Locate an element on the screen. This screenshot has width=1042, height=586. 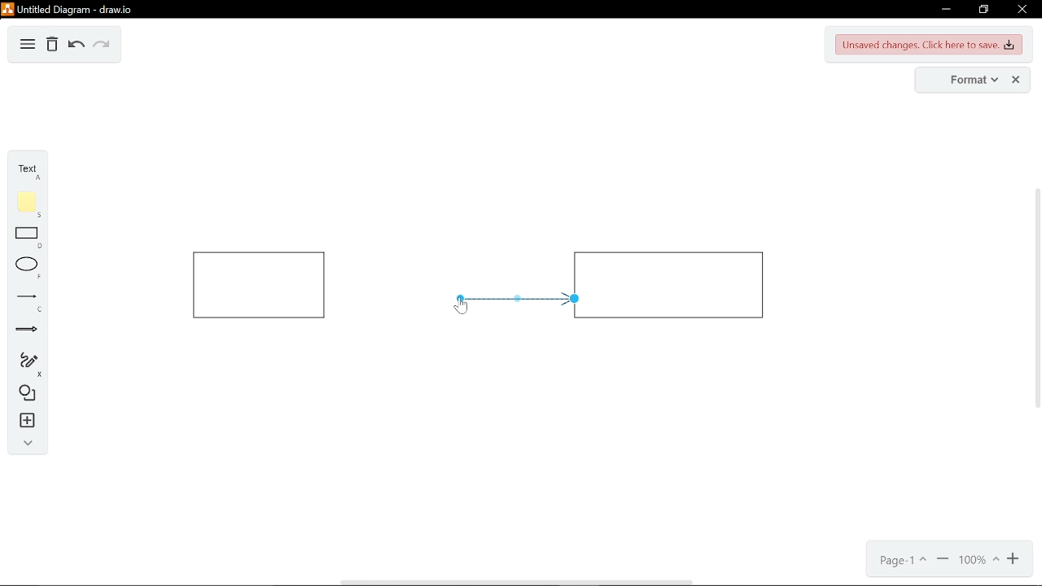
close is located at coordinates (1024, 11).